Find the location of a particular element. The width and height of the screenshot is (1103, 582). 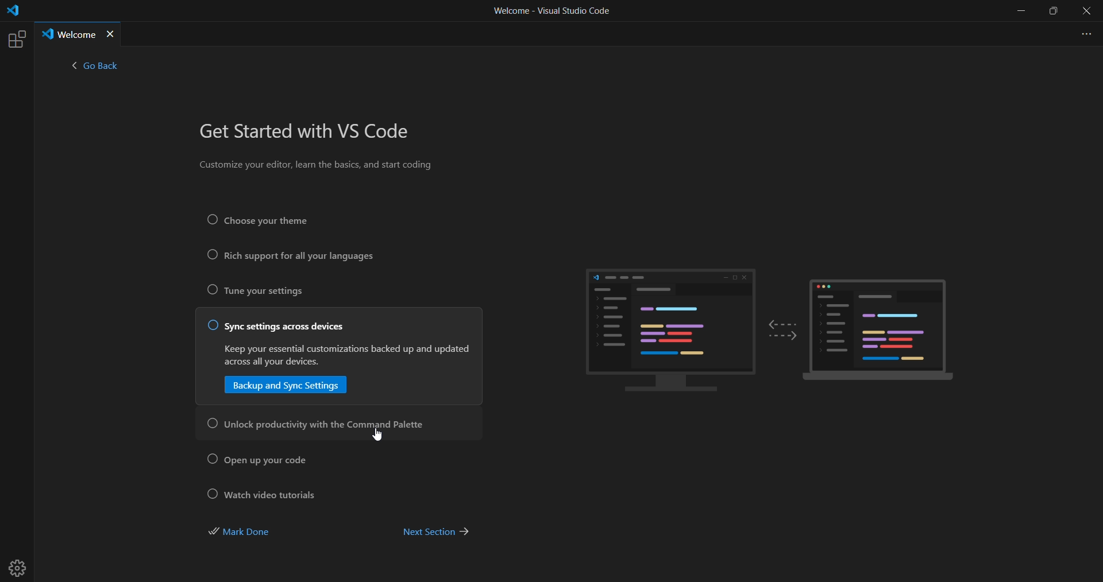

Keep your essential customizations backed up and updates across all your devices. is located at coordinates (345, 355).